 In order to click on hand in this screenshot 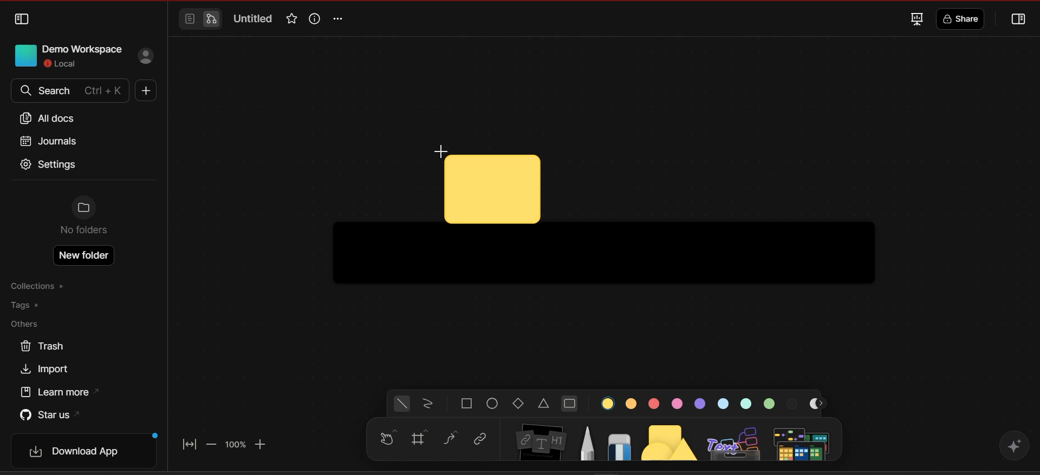, I will do `click(386, 440)`.